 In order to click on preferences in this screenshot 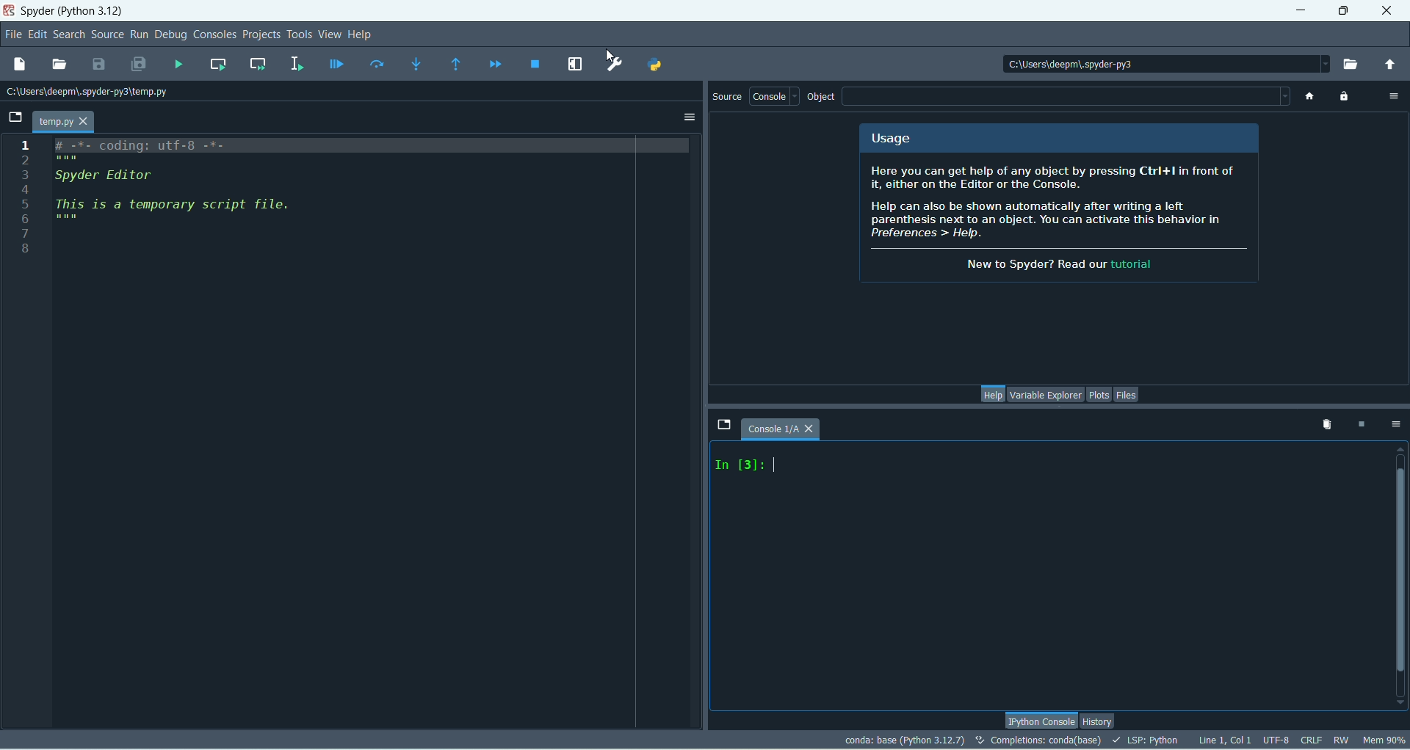, I will do `click(613, 65)`.